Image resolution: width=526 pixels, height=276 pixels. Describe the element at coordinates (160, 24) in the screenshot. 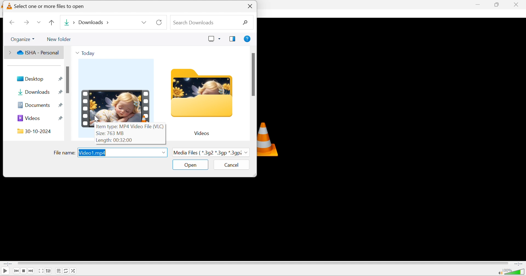

I see `Refresh` at that location.